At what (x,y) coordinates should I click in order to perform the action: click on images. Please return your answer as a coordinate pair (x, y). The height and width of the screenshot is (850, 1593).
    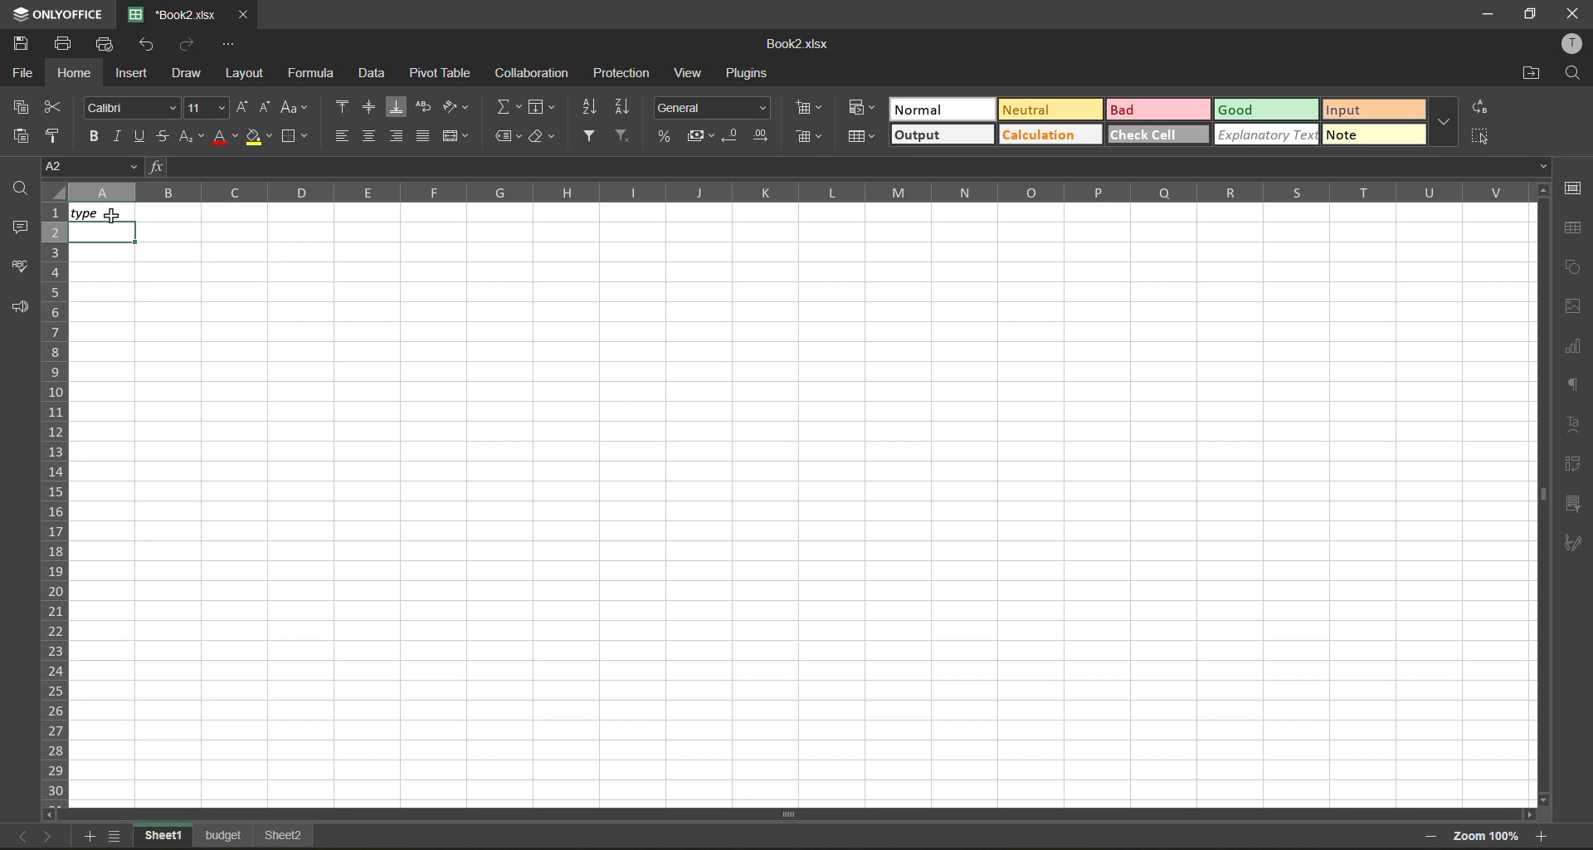
    Looking at the image, I should click on (1570, 306).